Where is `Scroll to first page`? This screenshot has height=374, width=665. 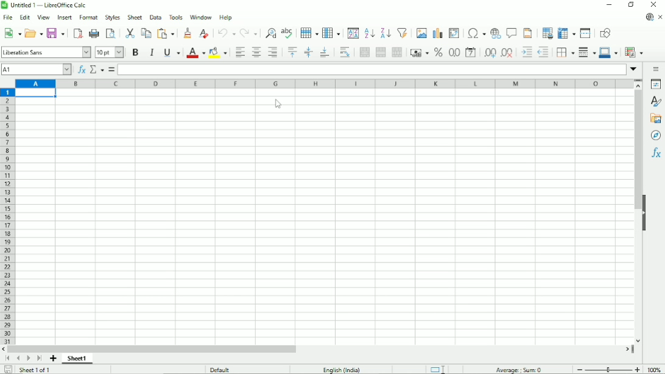 Scroll to first page is located at coordinates (7, 358).